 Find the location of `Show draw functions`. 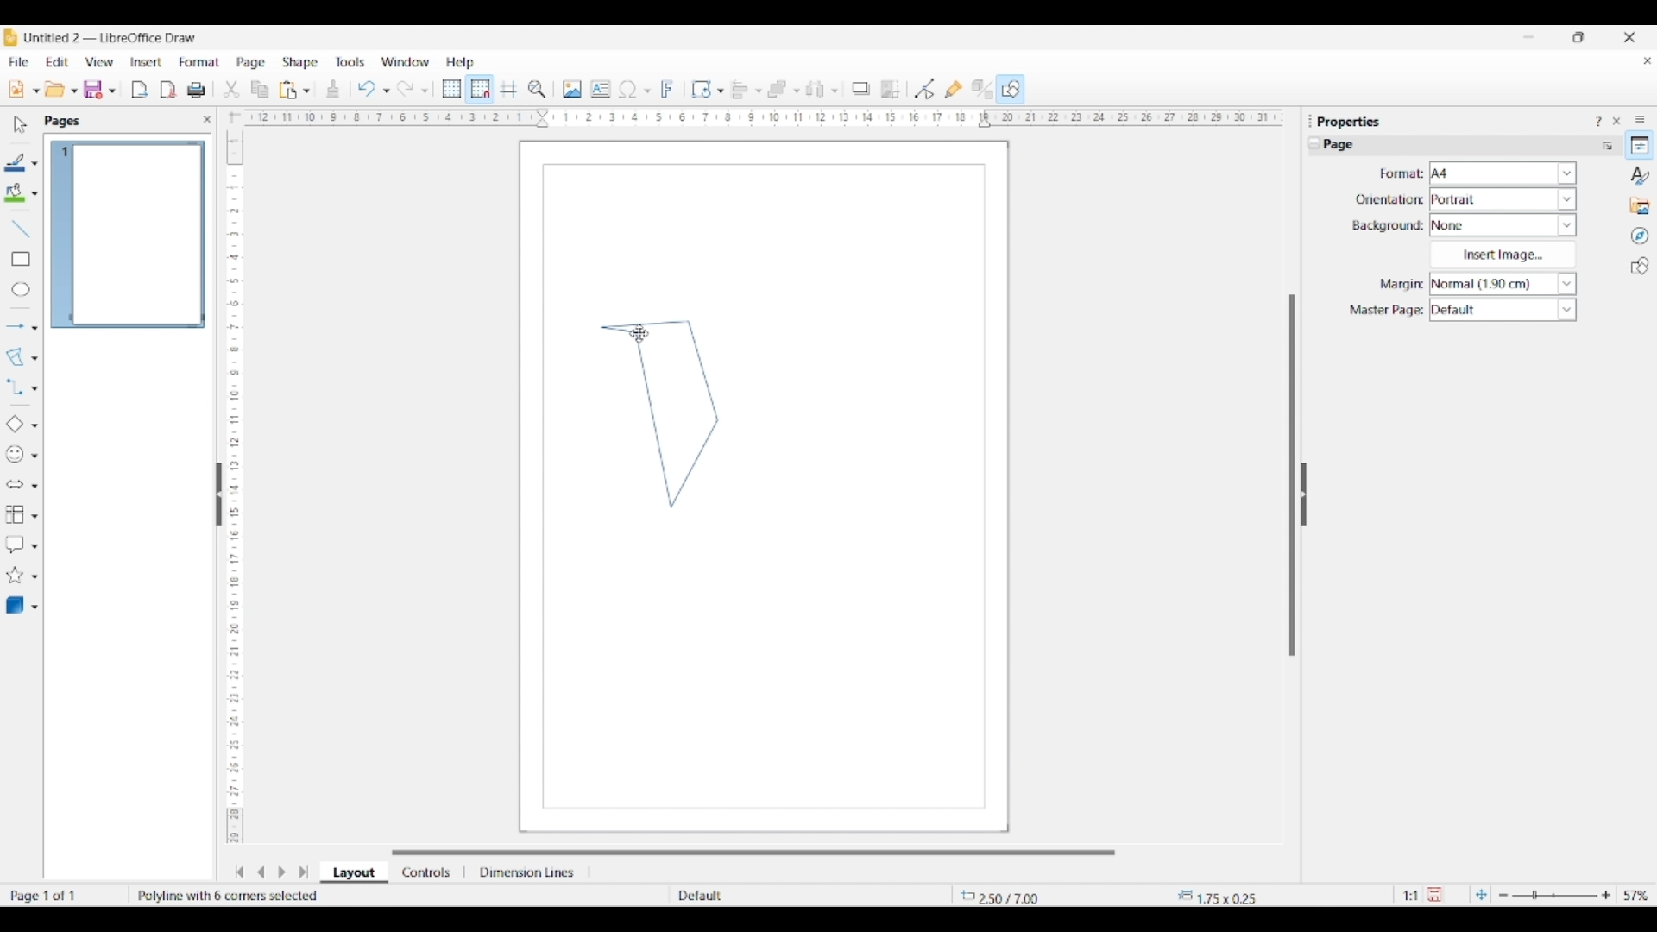

Show draw functions is located at coordinates (1011, 88).